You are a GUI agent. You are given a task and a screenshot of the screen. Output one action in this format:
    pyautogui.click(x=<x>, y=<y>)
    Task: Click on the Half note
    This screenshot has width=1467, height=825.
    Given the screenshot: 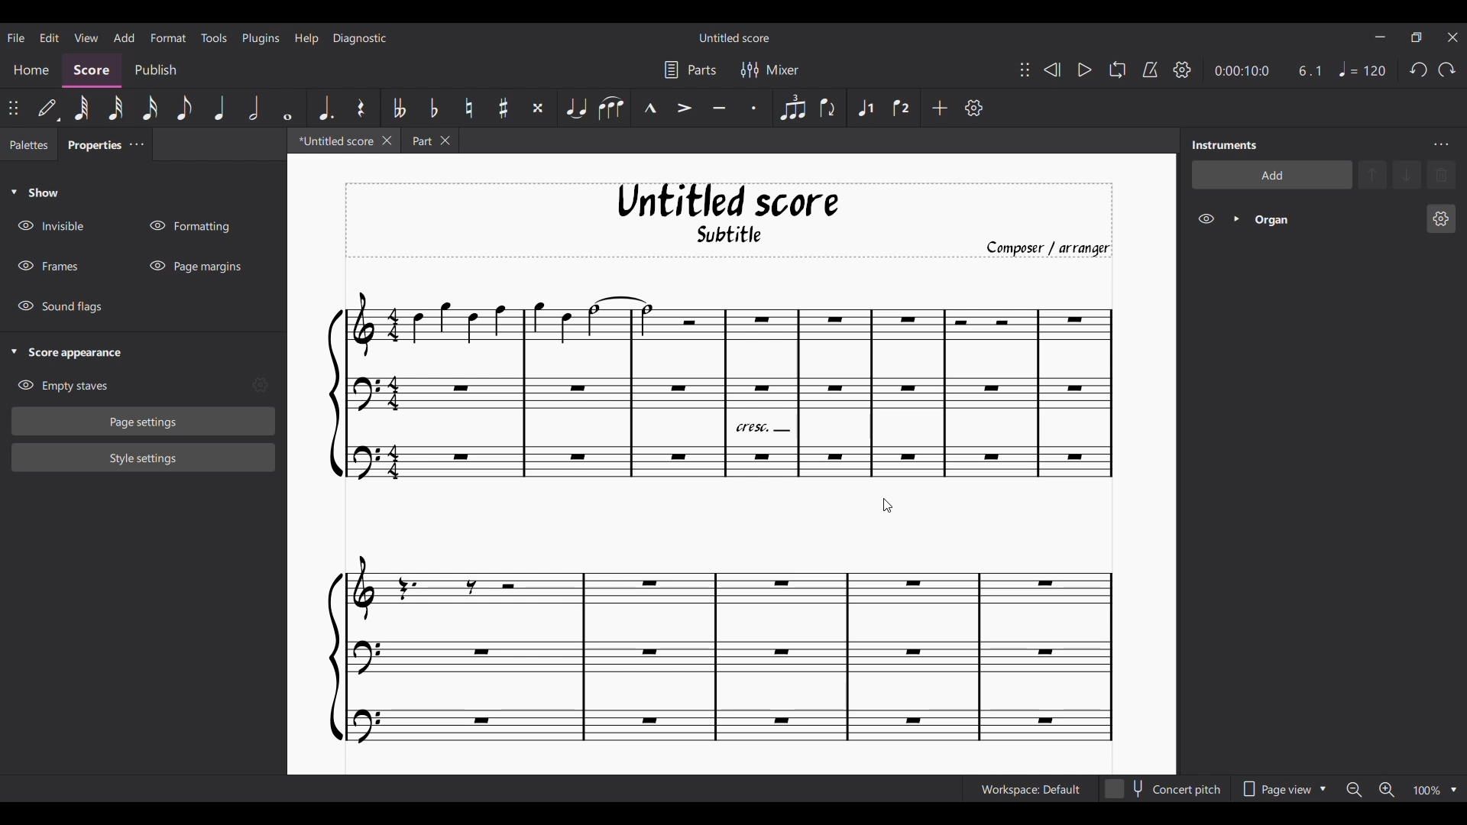 What is the action you would take?
    pyautogui.click(x=254, y=108)
    